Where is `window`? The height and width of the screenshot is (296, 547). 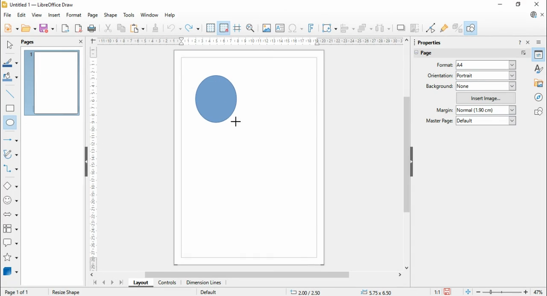 window is located at coordinates (150, 15).